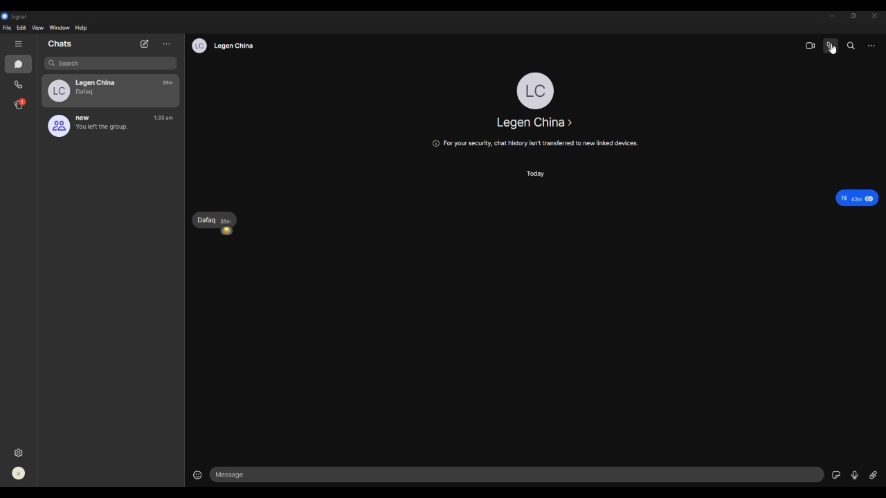  I want to click on today, so click(538, 172).